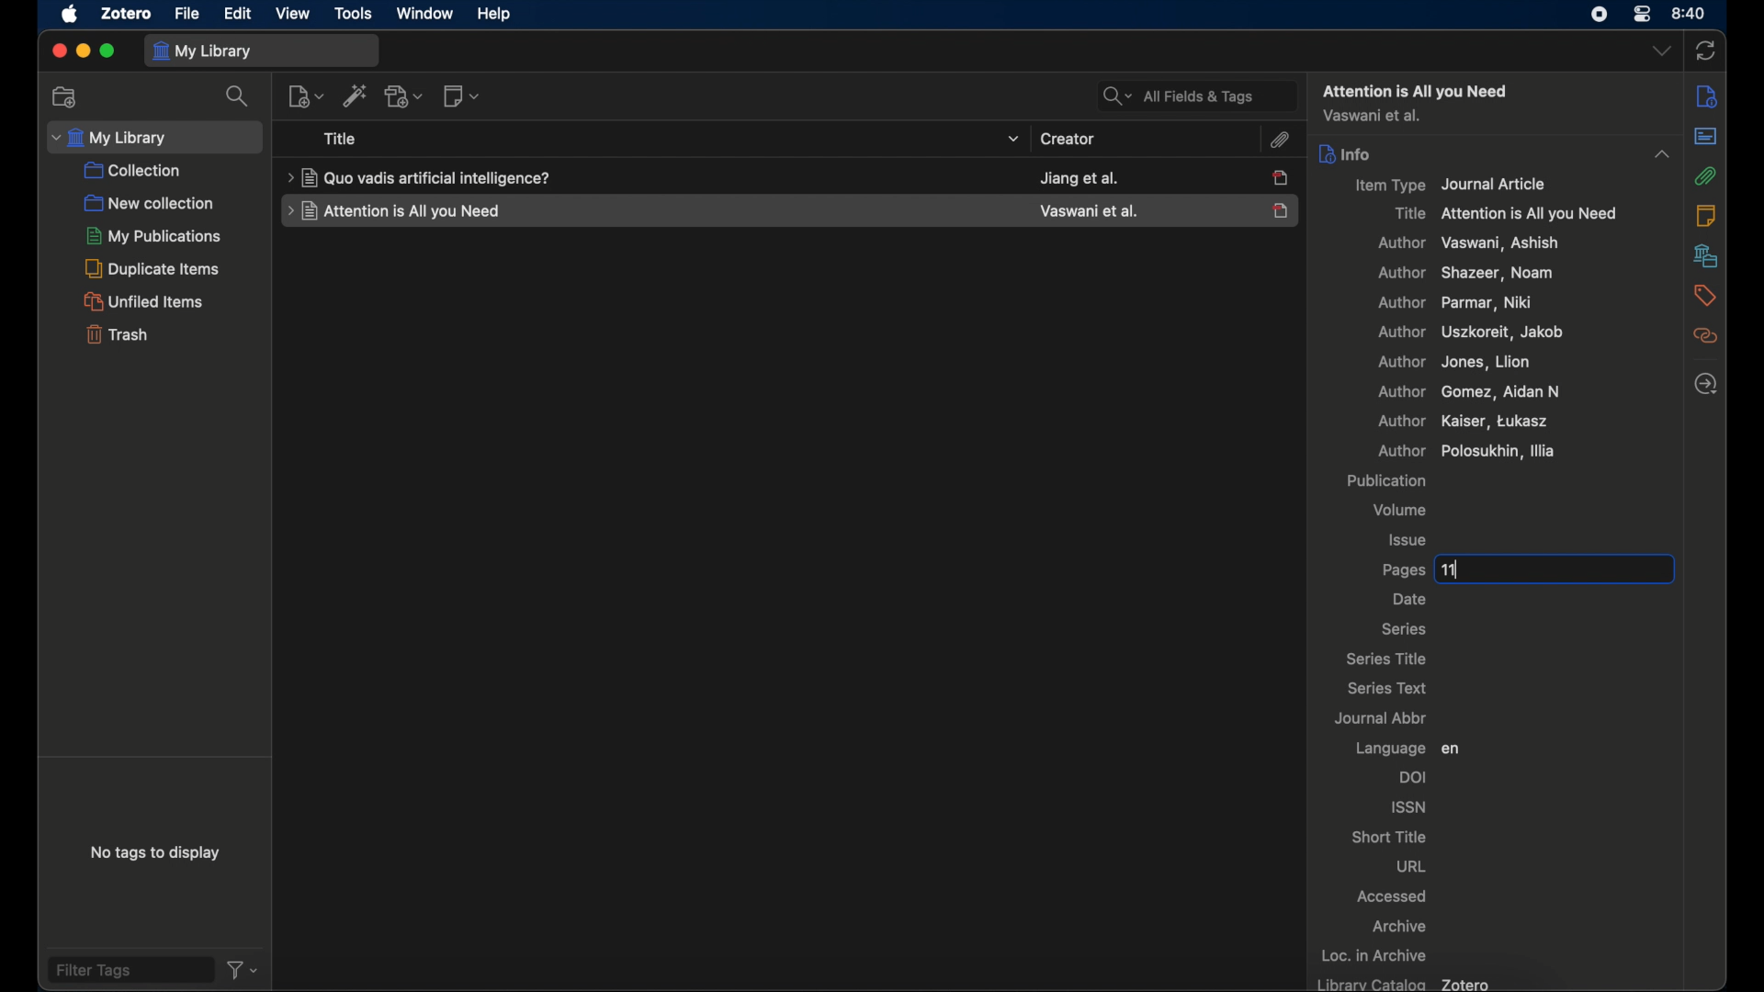 The image size is (1764, 992). Describe the element at coordinates (355, 96) in the screenshot. I see `add. items by identifier ` at that location.